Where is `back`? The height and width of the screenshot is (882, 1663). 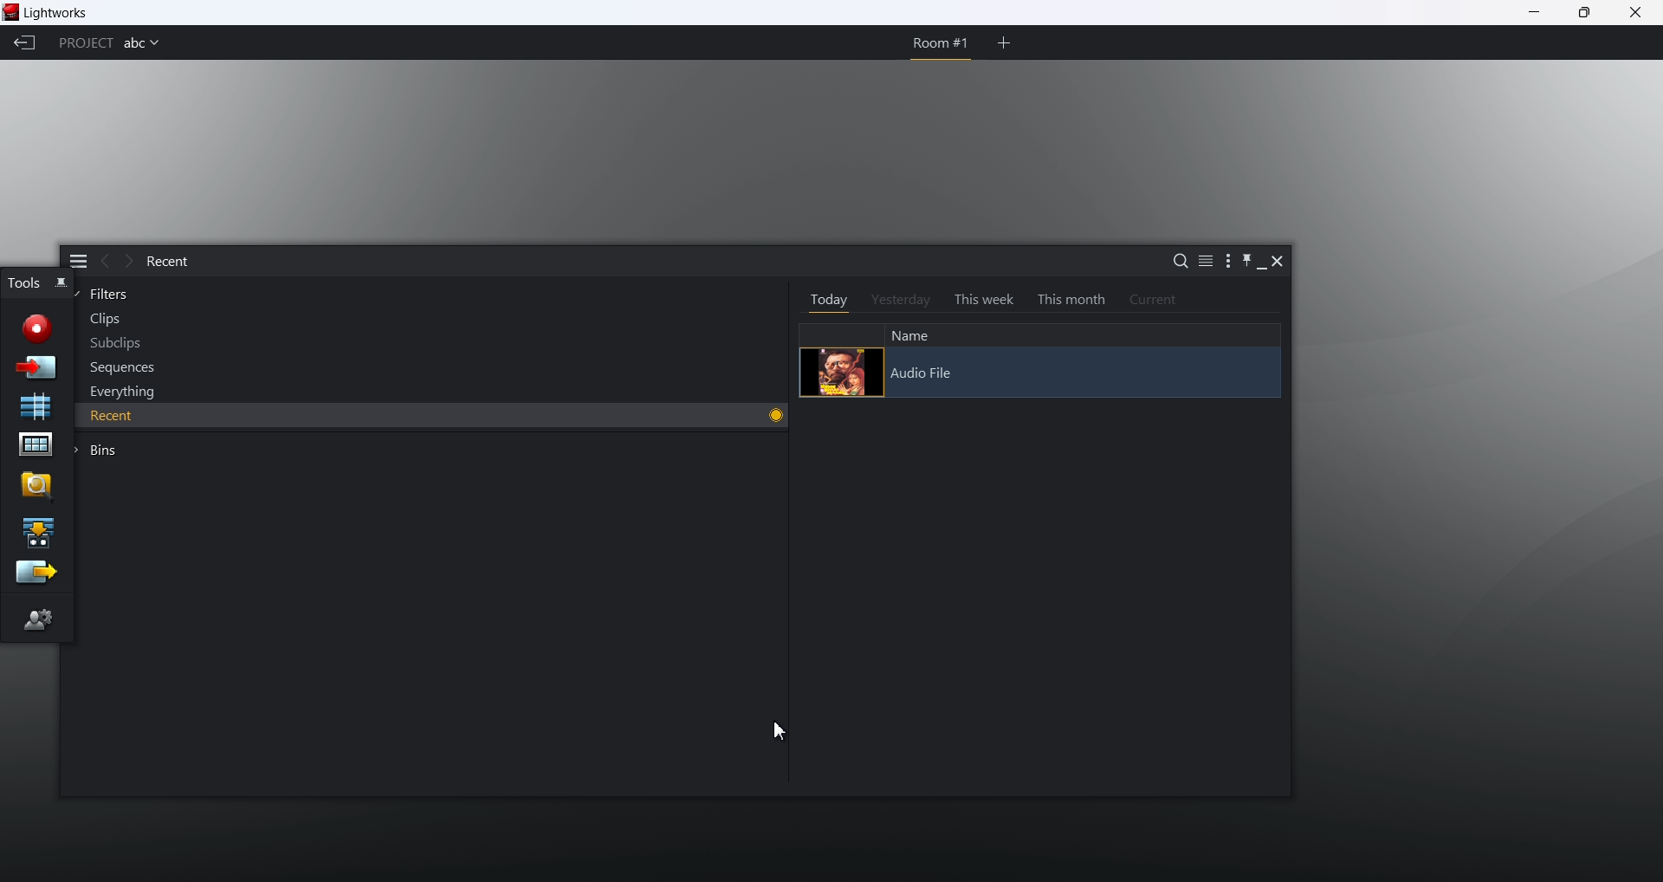 back is located at coordinates (26, 44).